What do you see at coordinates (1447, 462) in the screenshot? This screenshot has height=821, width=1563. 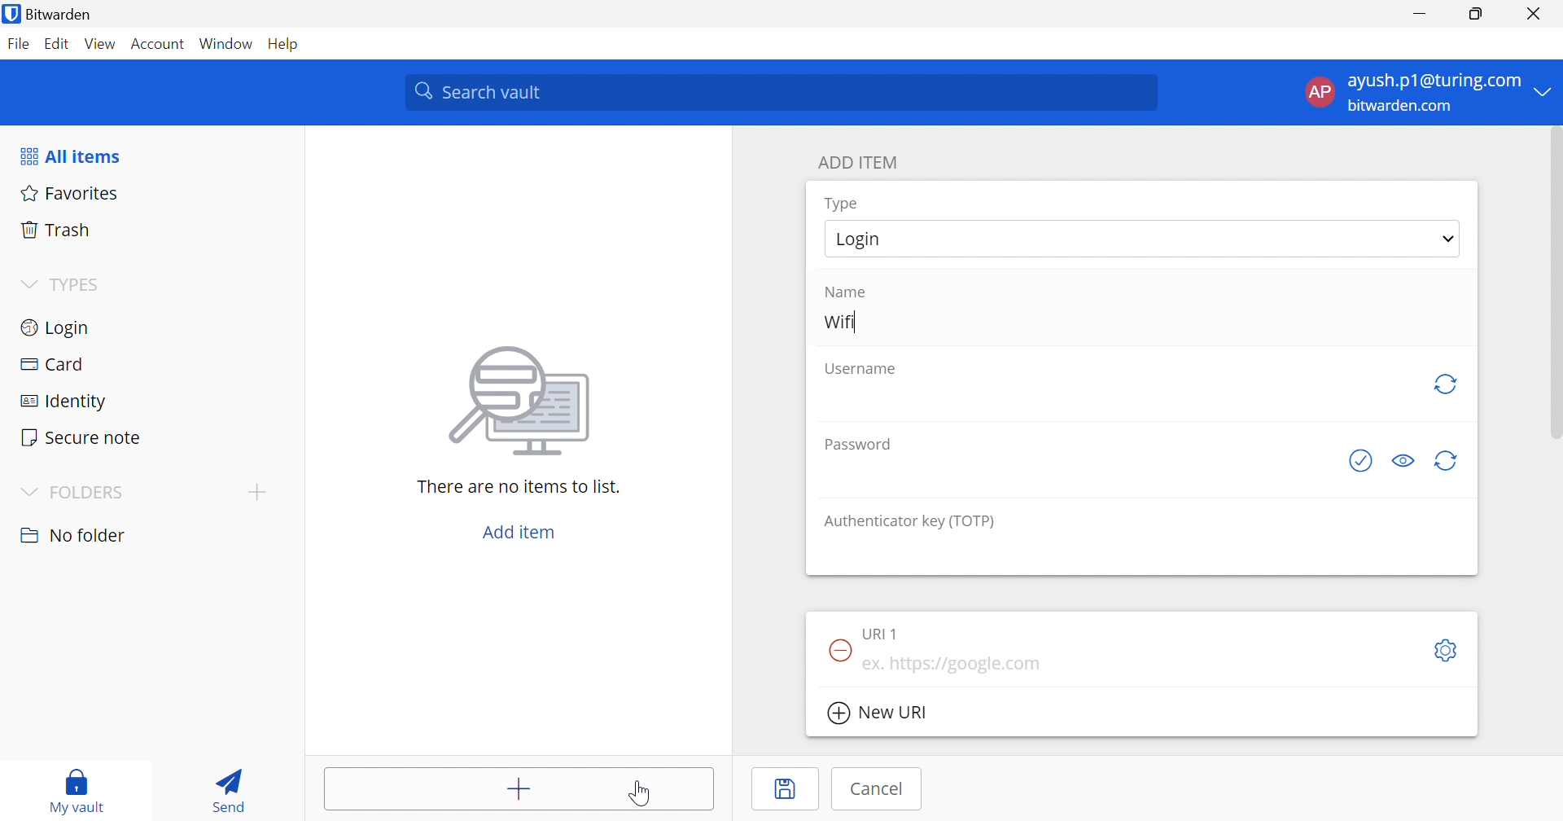 I see `Regenerate password` at bounding box center [1447, 462].